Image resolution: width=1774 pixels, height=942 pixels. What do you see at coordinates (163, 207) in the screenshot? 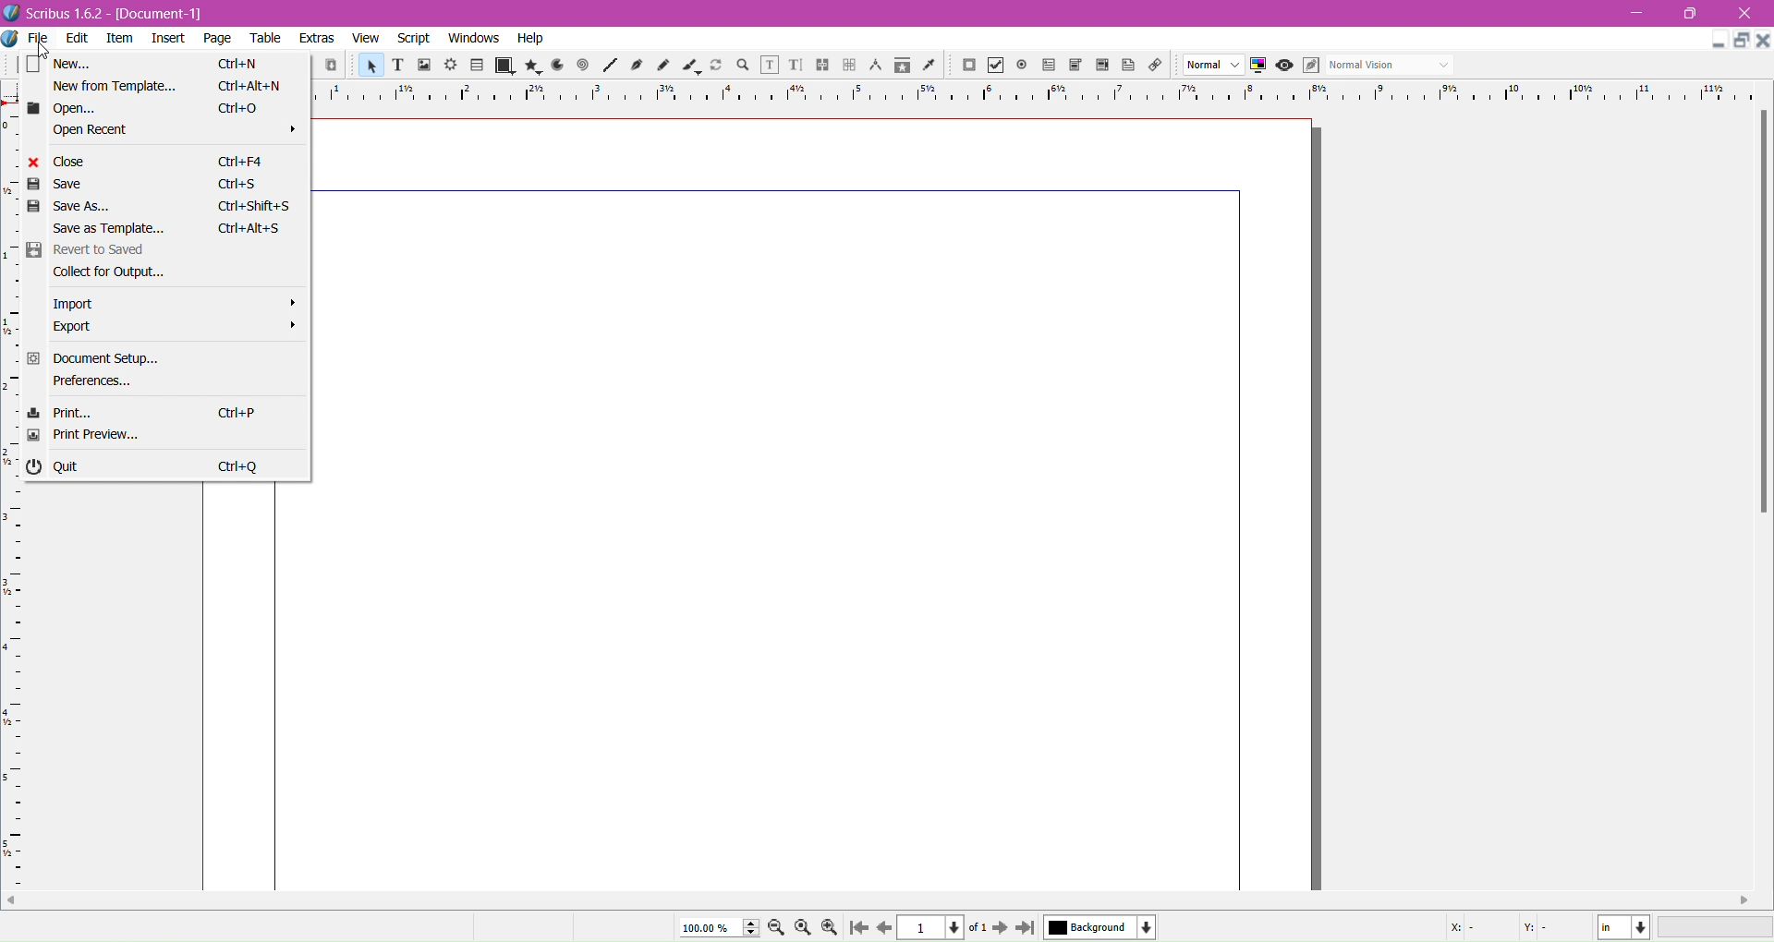
I see `Save As` at bounding box center [163, 207].